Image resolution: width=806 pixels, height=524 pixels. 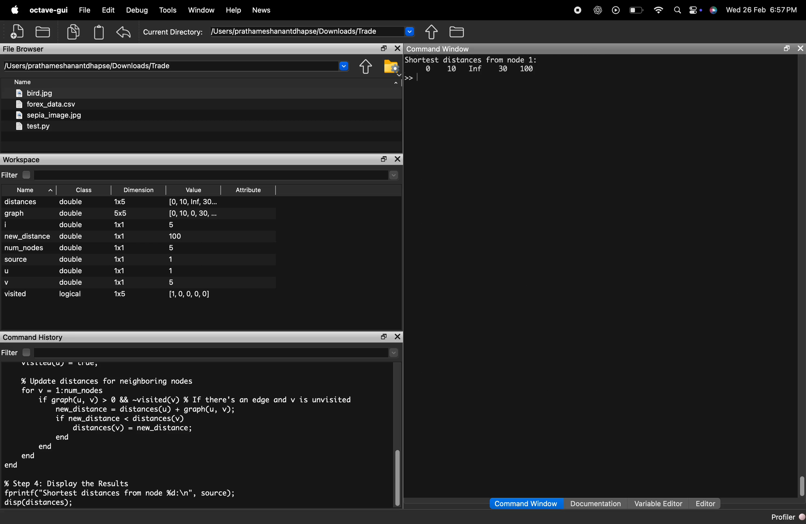 What do you see at coordinates (80, 248) in the screenshot?
I see `Class` at bounding box center [80, 248].